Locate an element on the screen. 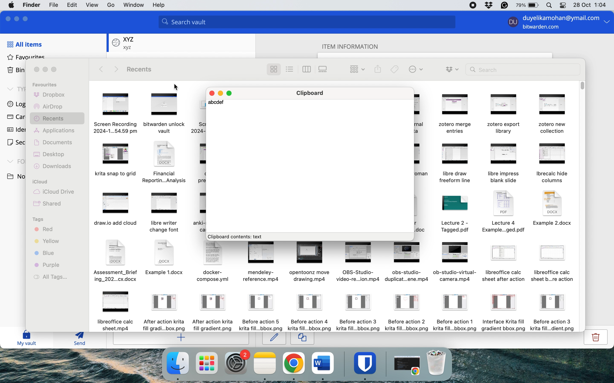  recents is located at coordinates (57, 120).